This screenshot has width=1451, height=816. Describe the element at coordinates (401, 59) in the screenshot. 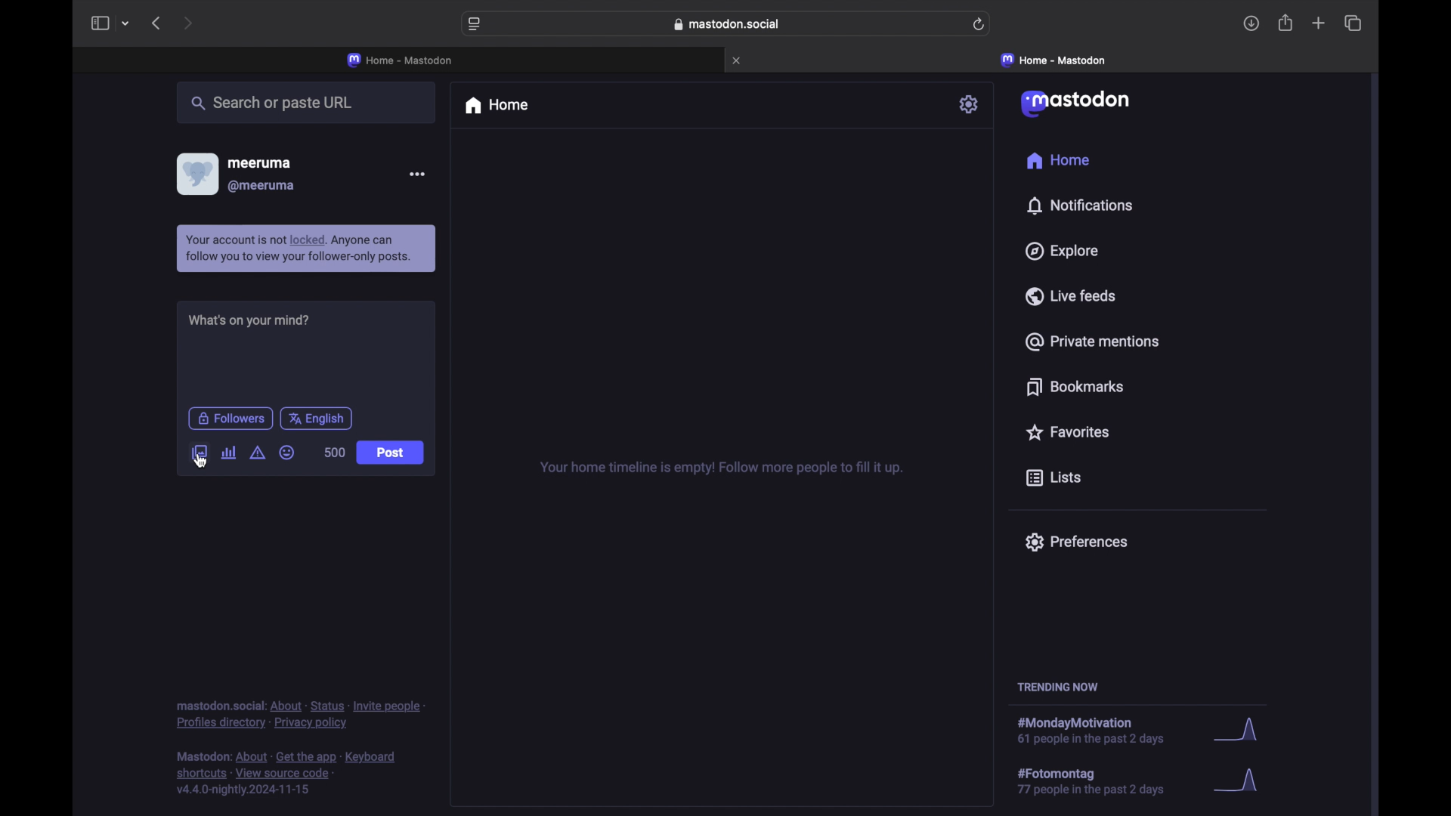

I see `home - mastodon` at that location.